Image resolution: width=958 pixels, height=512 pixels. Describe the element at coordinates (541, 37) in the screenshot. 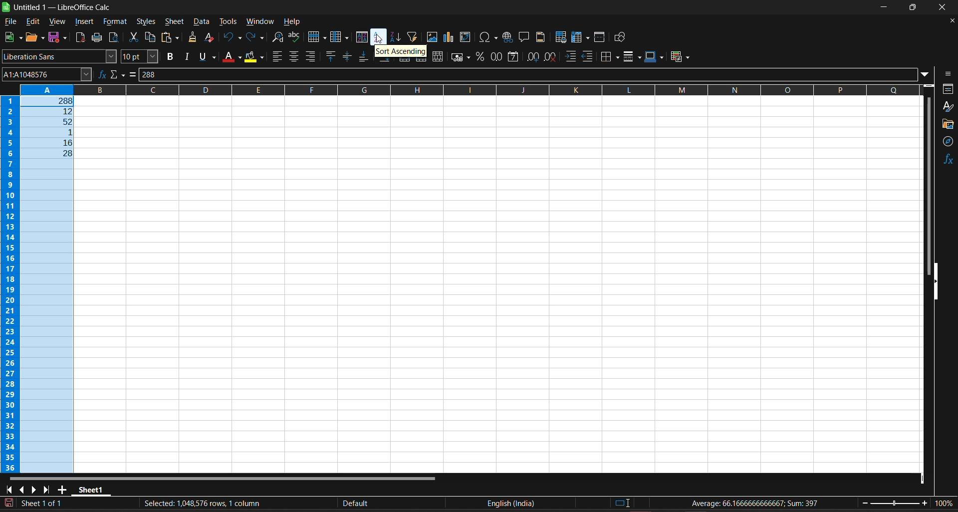

I see `headers and footers` at that location.